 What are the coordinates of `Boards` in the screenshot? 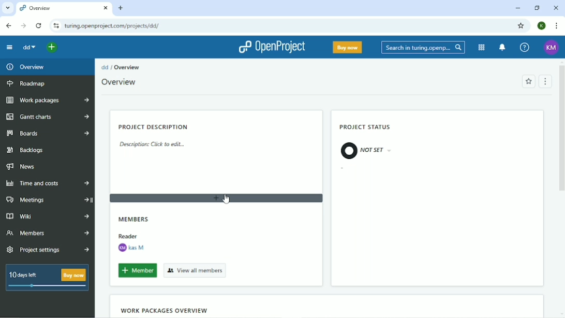 It's located at (48, 134).